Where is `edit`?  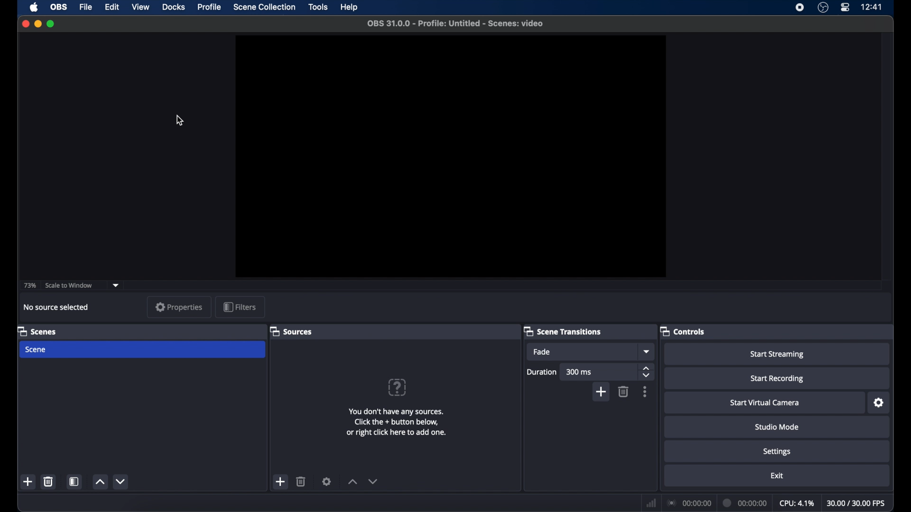
edit is located at coordinates (112, 7).